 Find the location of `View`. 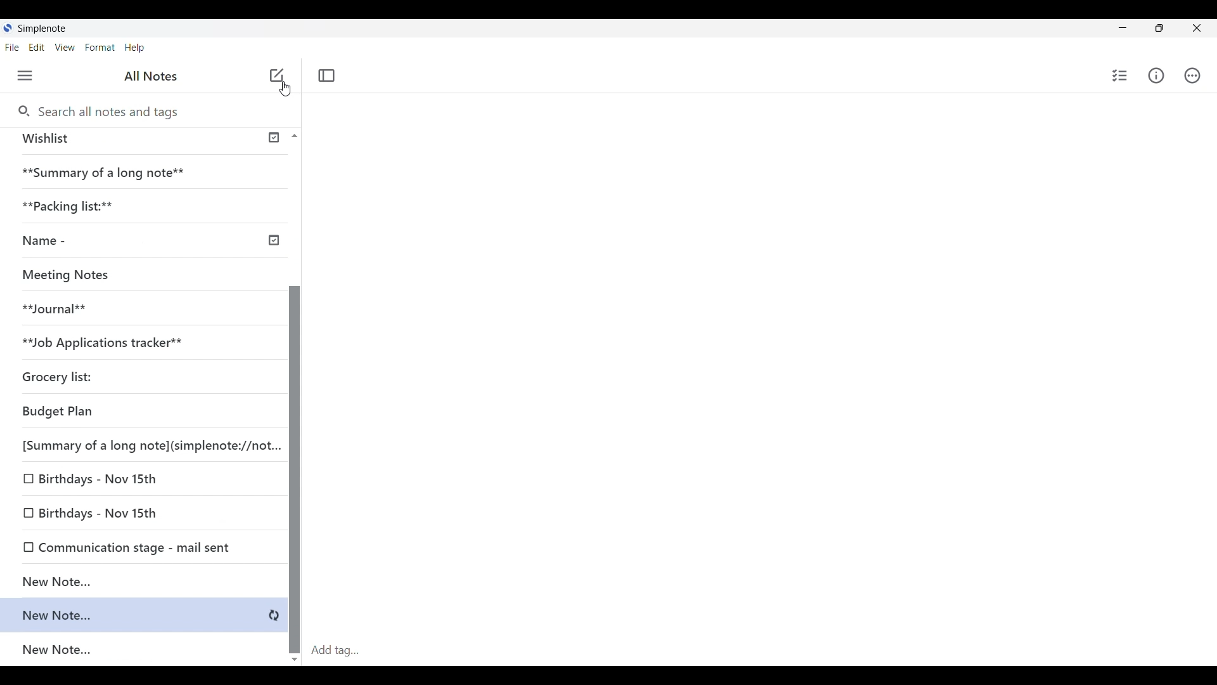

View is located at coordinates (67, 48).